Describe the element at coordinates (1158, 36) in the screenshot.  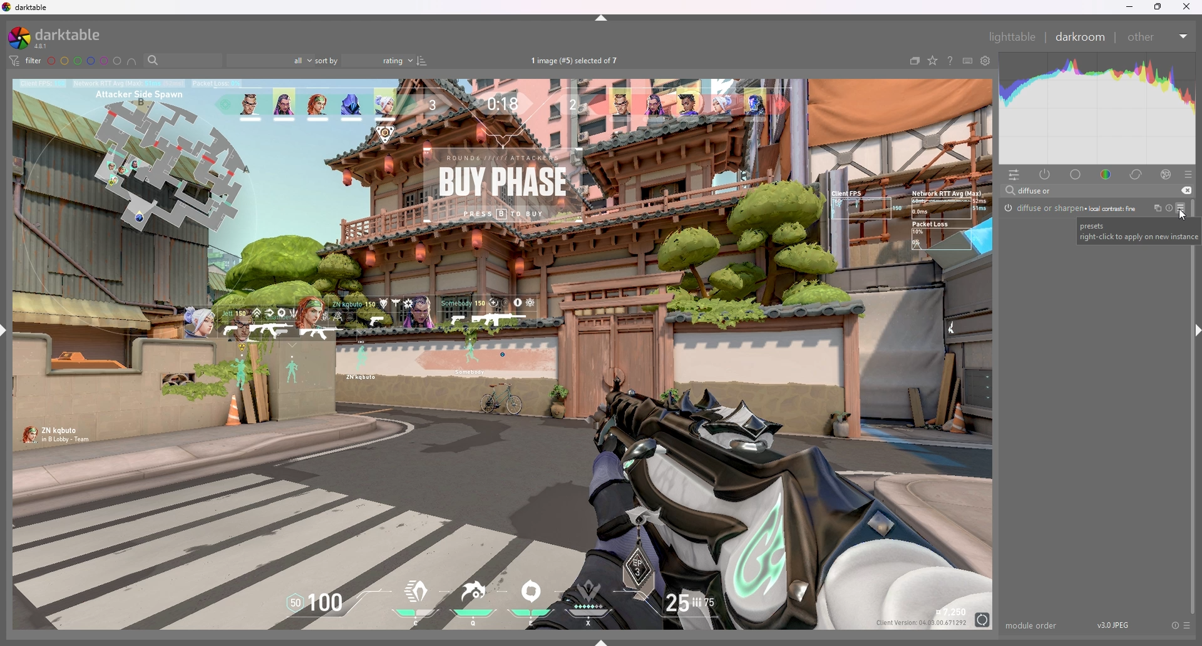
I see `other` at that location.